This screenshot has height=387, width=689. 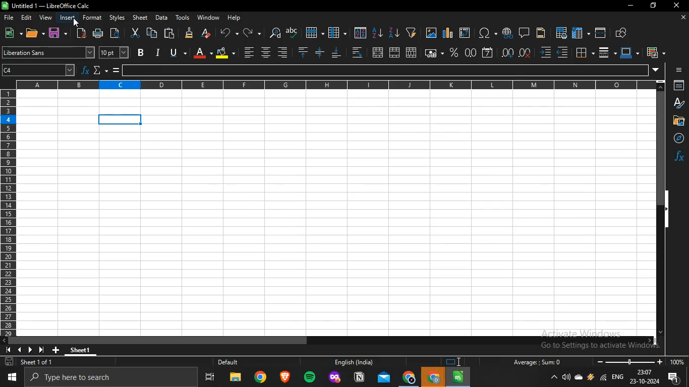 What do you see at coordinates (356, 52) in the screenshot?
I see `wrap text` at bounding box center [356, 52].